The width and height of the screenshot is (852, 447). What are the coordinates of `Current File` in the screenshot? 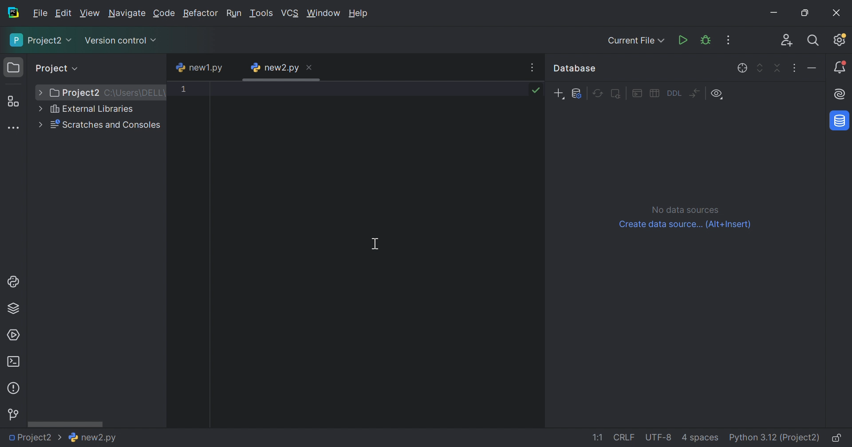 It's located at (635, 41).